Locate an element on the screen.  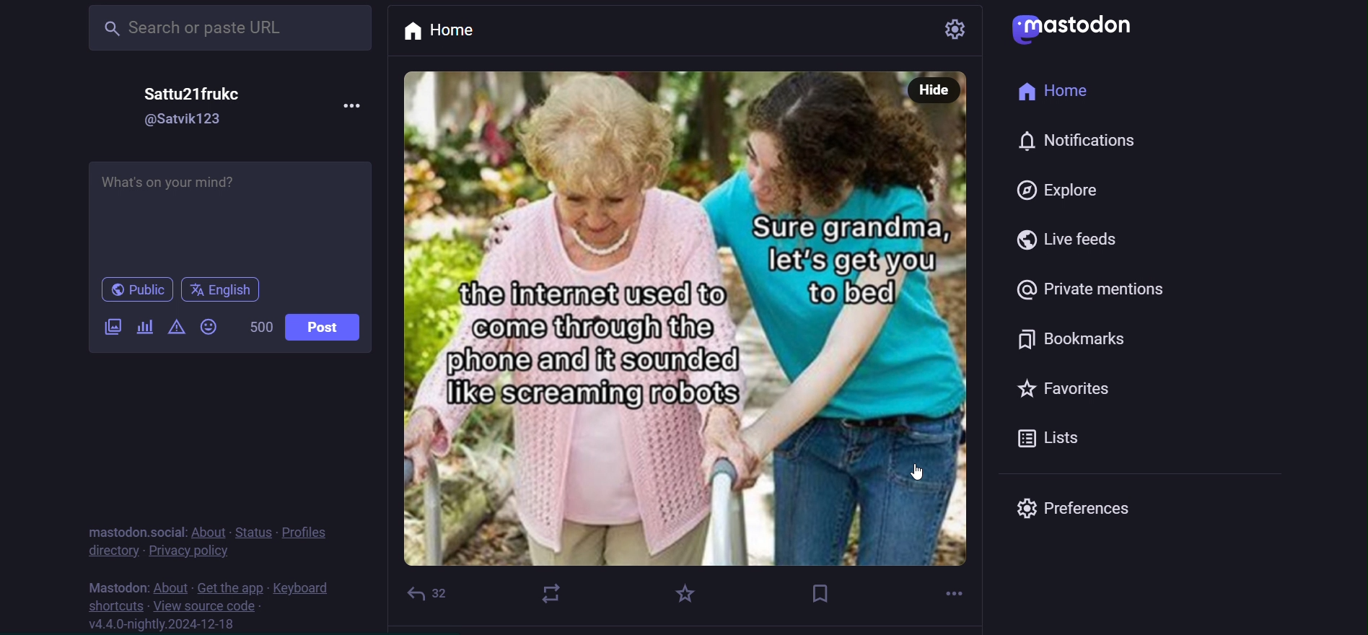
privacy policy is located at coordinates (187, 550).